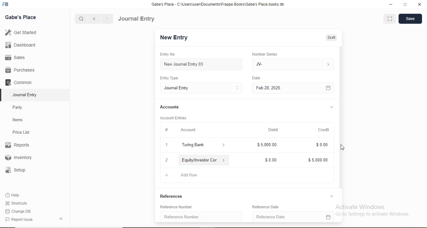  I want to click on $0.00, so click(271, 160).